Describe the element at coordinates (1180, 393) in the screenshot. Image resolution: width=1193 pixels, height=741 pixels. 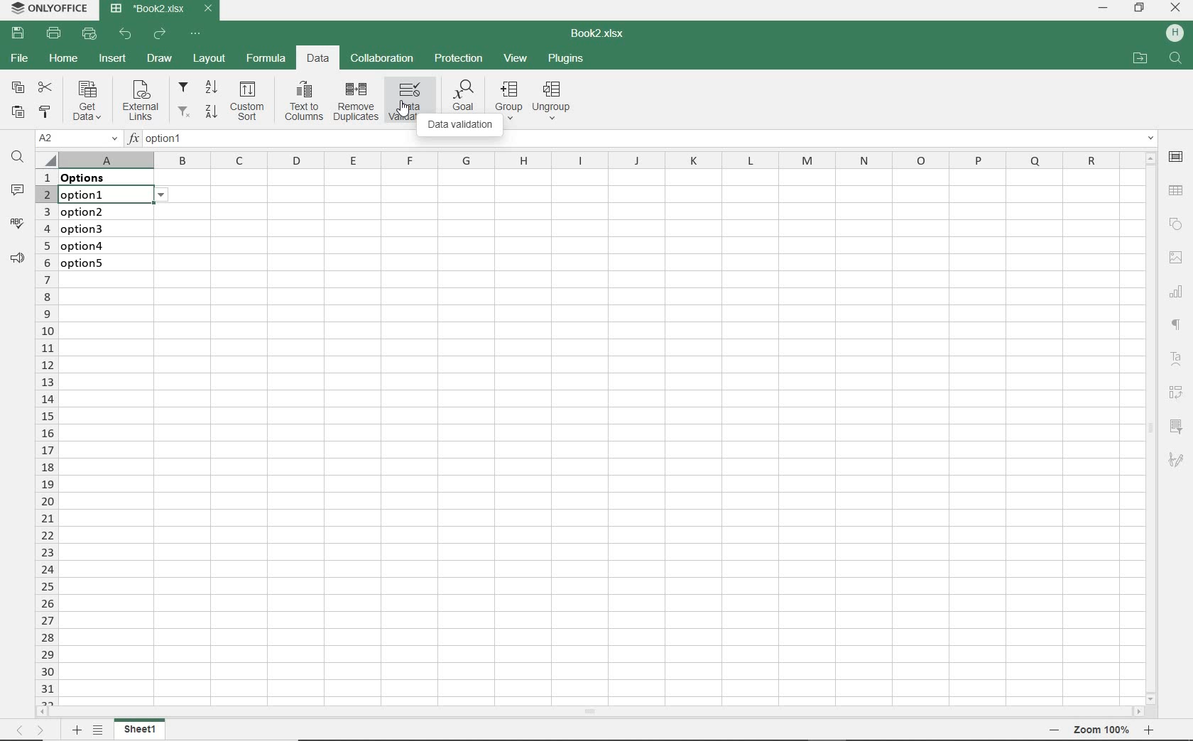
I see `Reverse ` at that location.